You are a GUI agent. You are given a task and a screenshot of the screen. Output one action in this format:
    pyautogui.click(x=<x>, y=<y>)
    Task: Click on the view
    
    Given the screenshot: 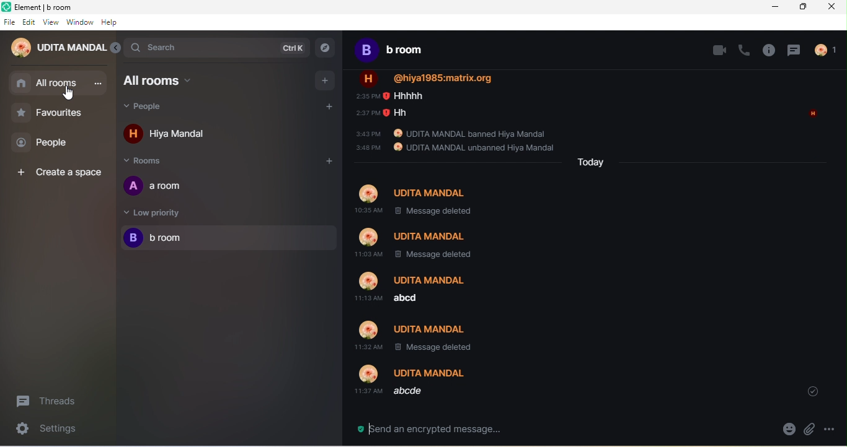 What is the action you would take?
    pyautogui.click(x=51, y=24)
    